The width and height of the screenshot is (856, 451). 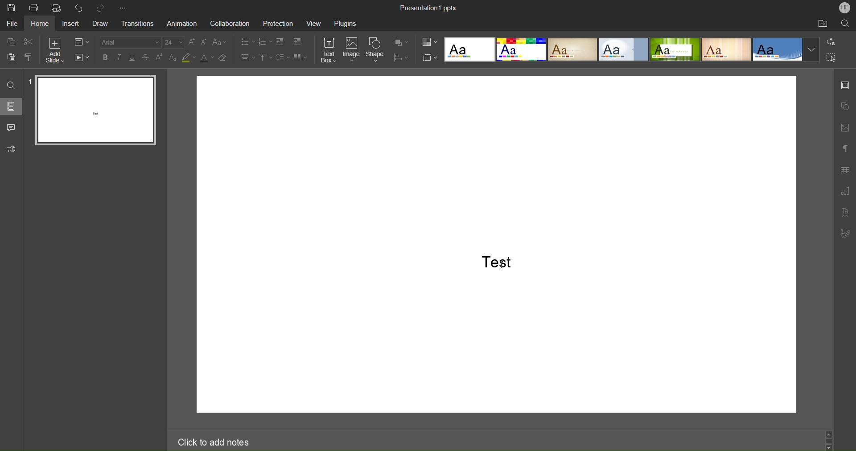 What do you see at coordinates (11, 127) in the screenshot?
I see `Comment` at bounding box center [11, 127].